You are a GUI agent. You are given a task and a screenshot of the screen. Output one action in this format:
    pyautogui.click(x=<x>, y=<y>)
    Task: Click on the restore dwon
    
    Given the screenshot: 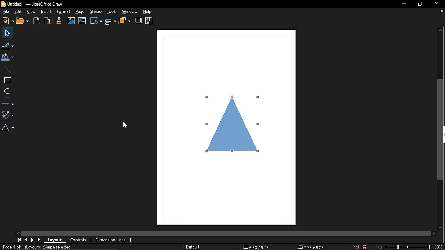 What is the action you would take?
    pyautogui.click(x=420, y=5)
    